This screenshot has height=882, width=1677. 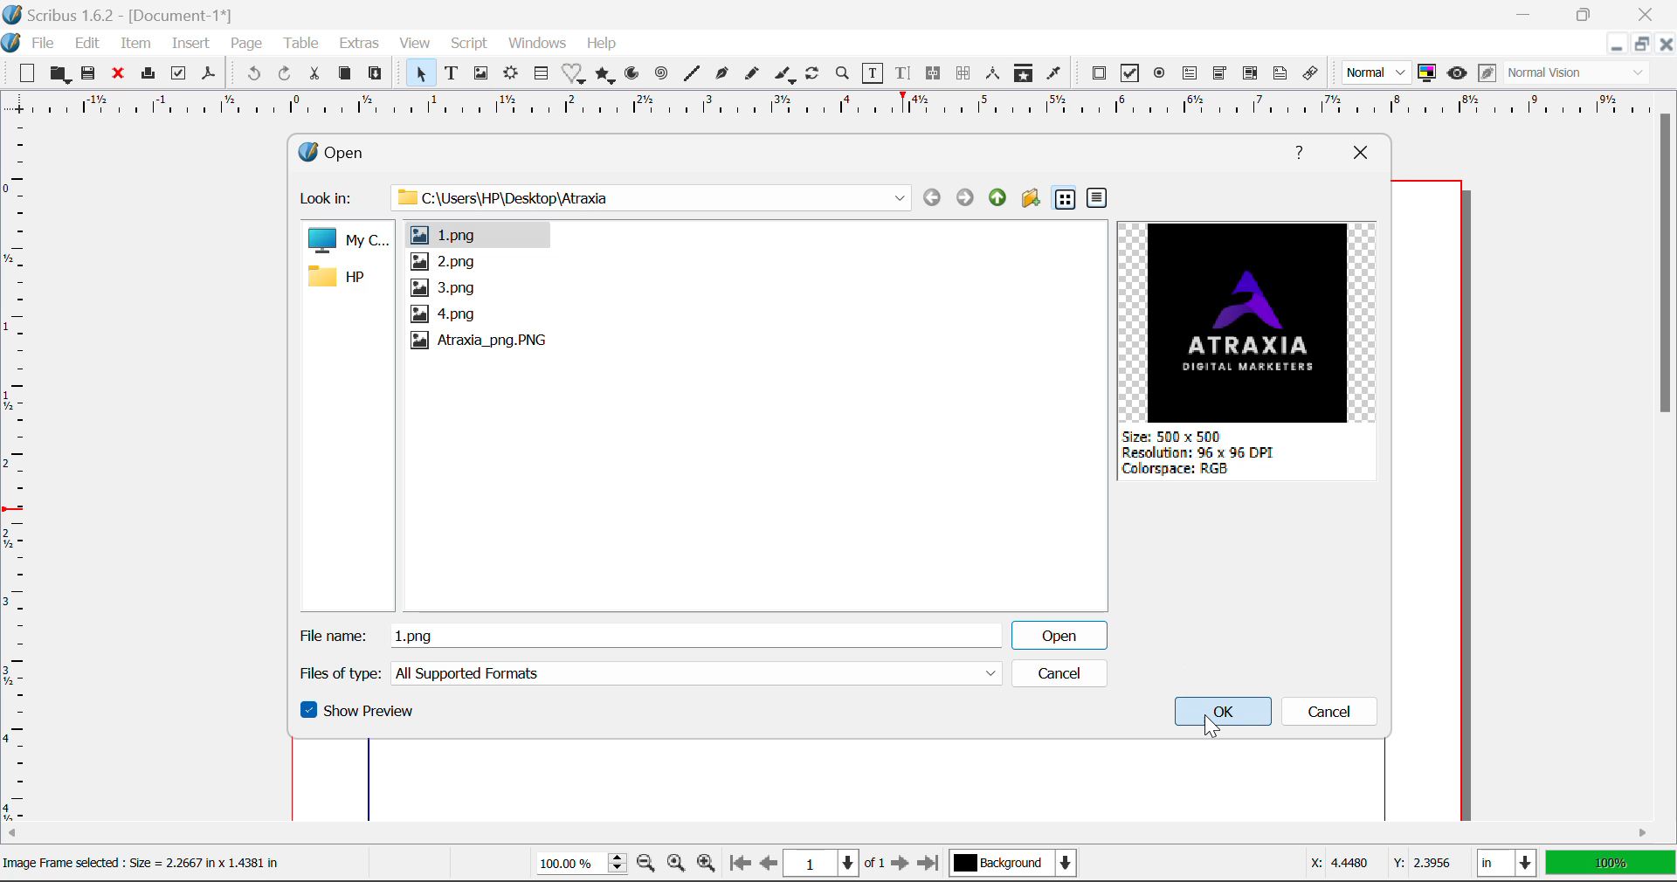 What do you see at coordinates (540, 76) in the screenshot?
I see `Insert Cells` at bounding box center [540, 76].